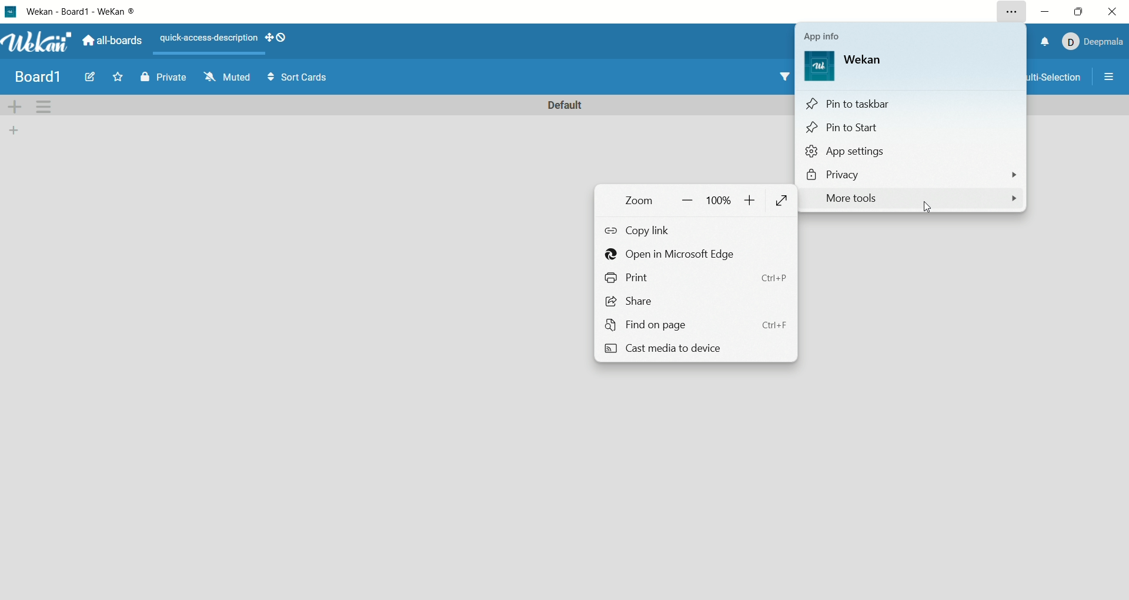 The image size is (1129, 600). I want to click on copy link, so click(641, 229).